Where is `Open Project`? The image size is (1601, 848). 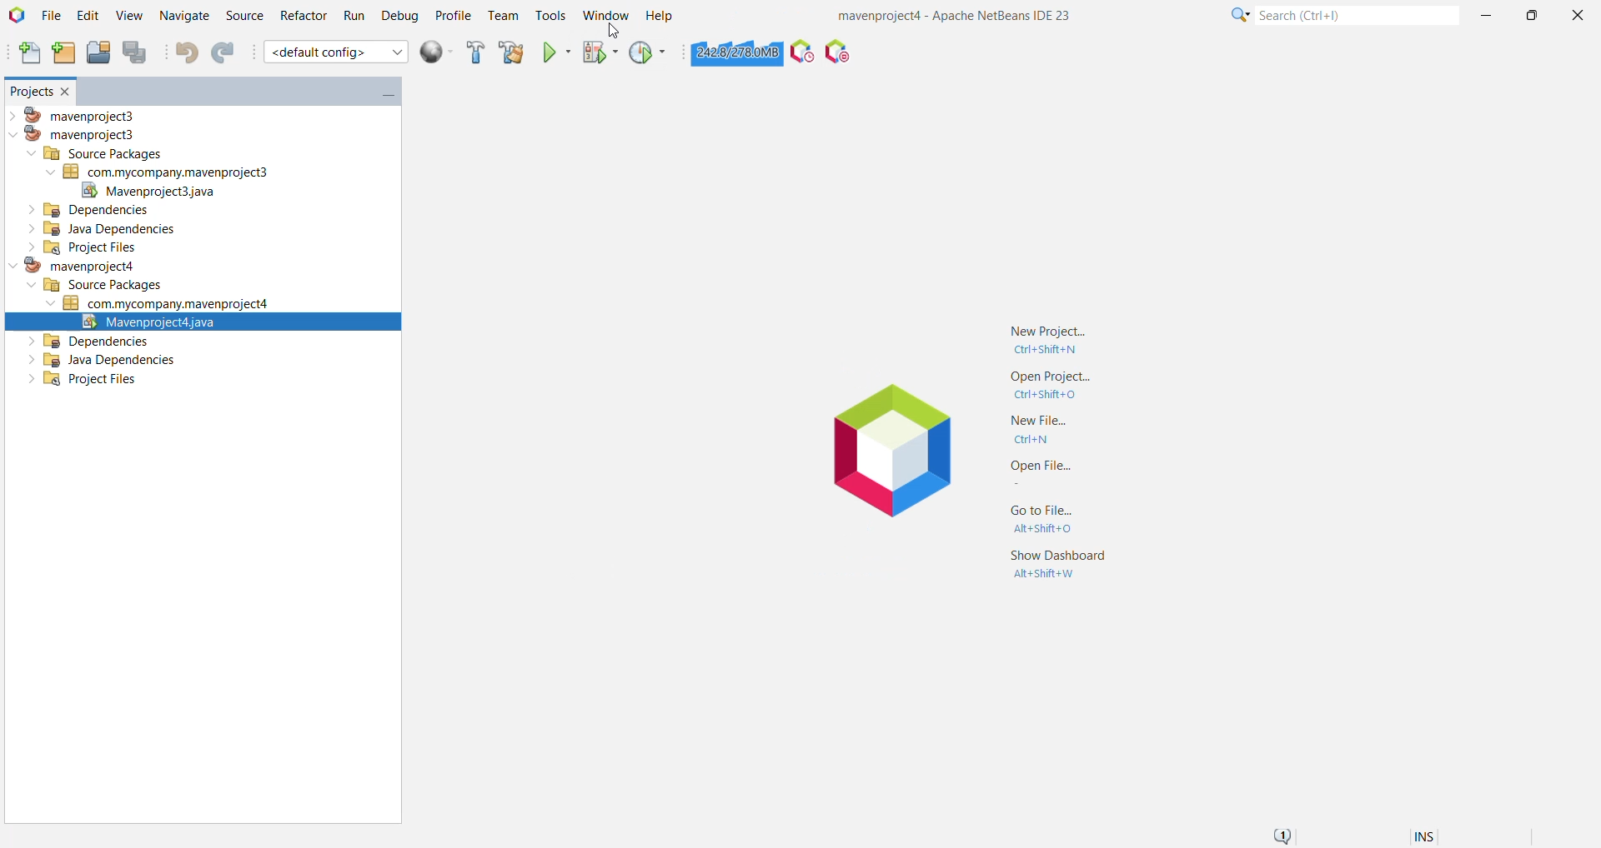
Open Project is located at coordinates (1051, 387).